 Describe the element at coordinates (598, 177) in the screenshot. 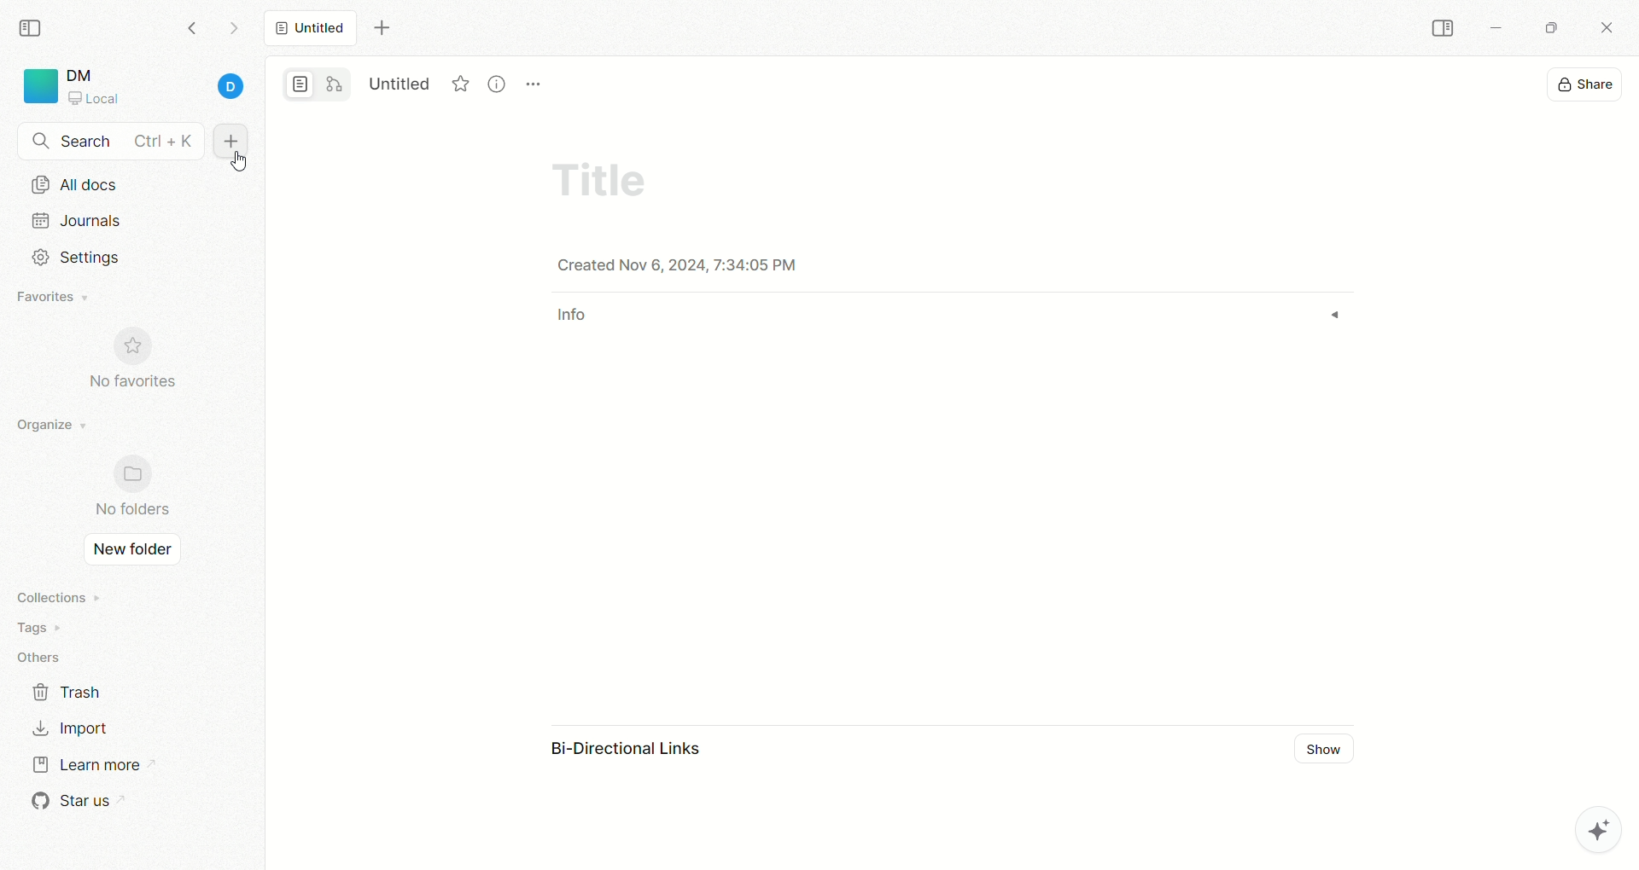

I see `title` at that location.